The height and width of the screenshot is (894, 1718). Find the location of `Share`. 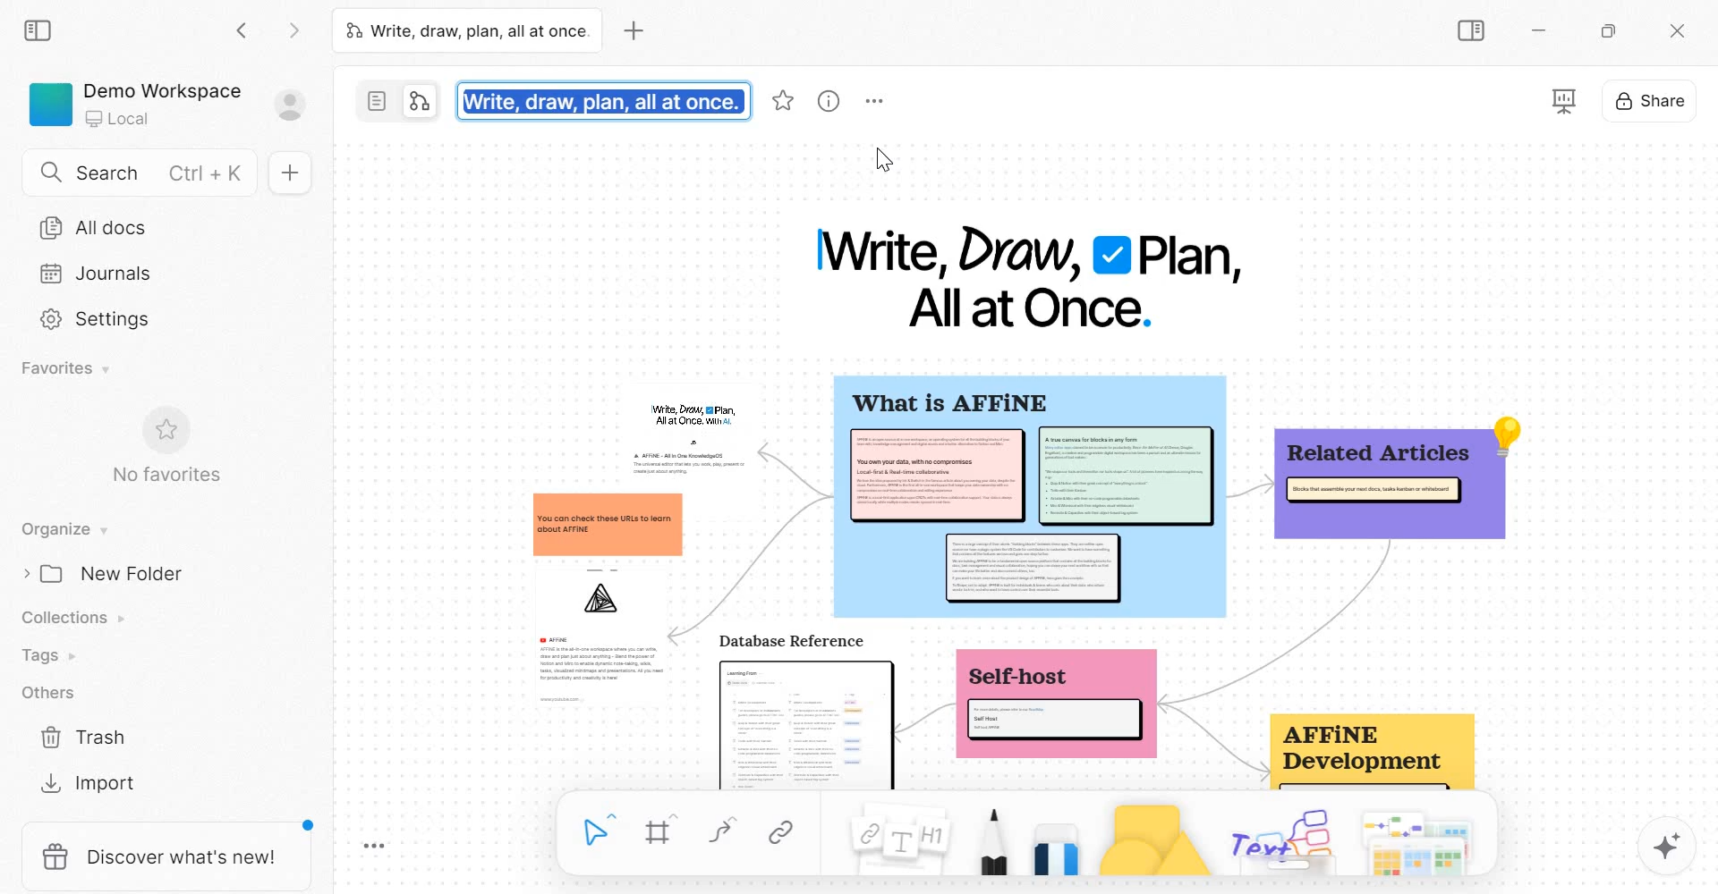

Share is located at coordinates (1649, 99).